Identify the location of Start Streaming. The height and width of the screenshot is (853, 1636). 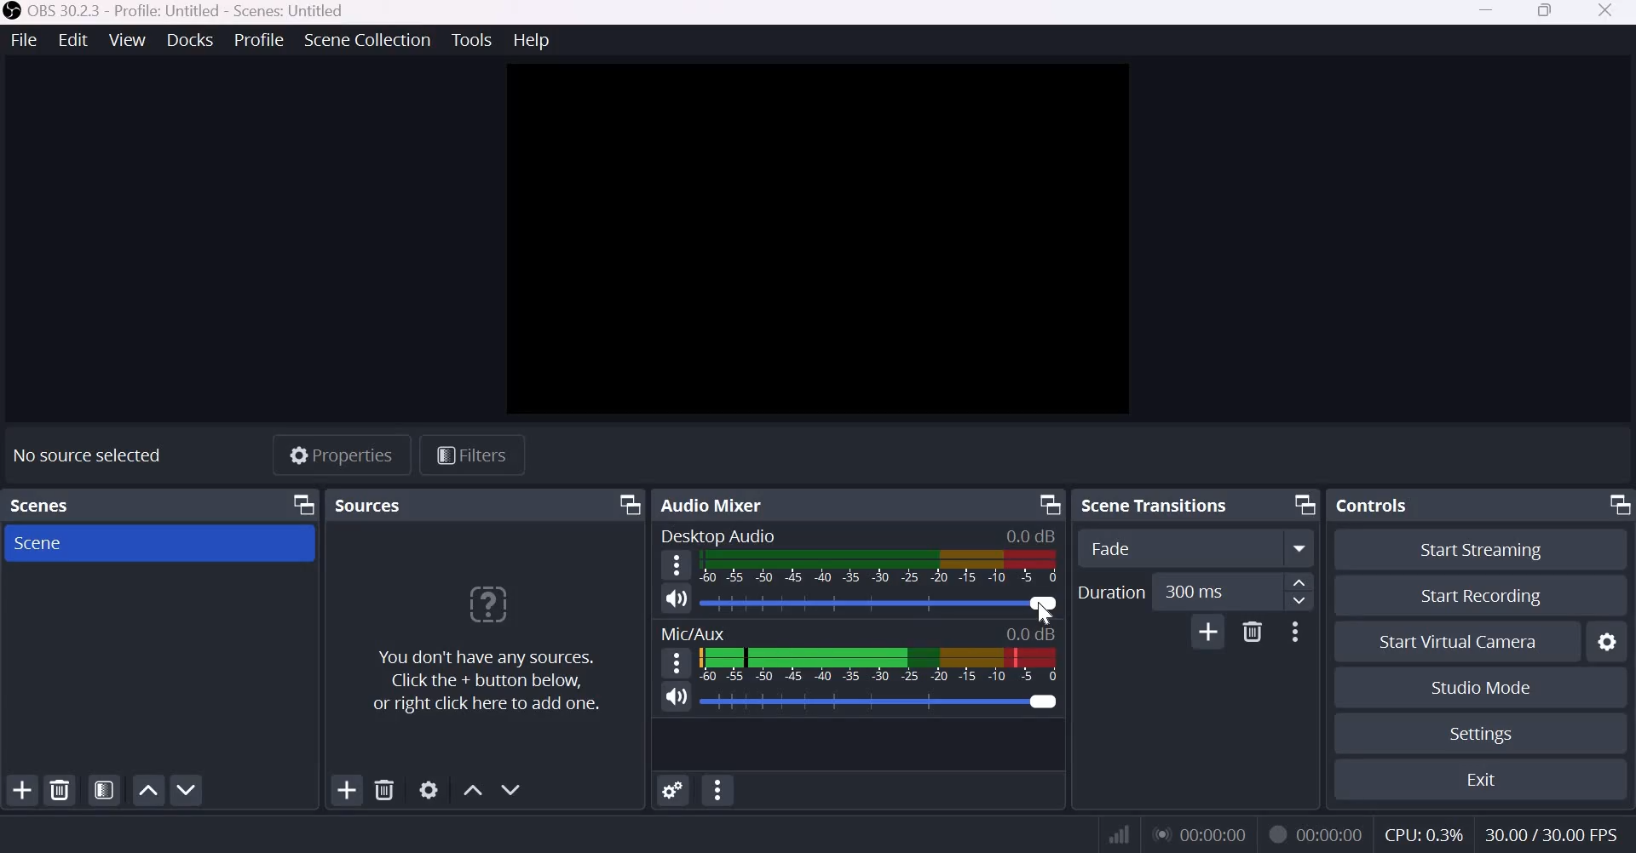
(1473, 550).